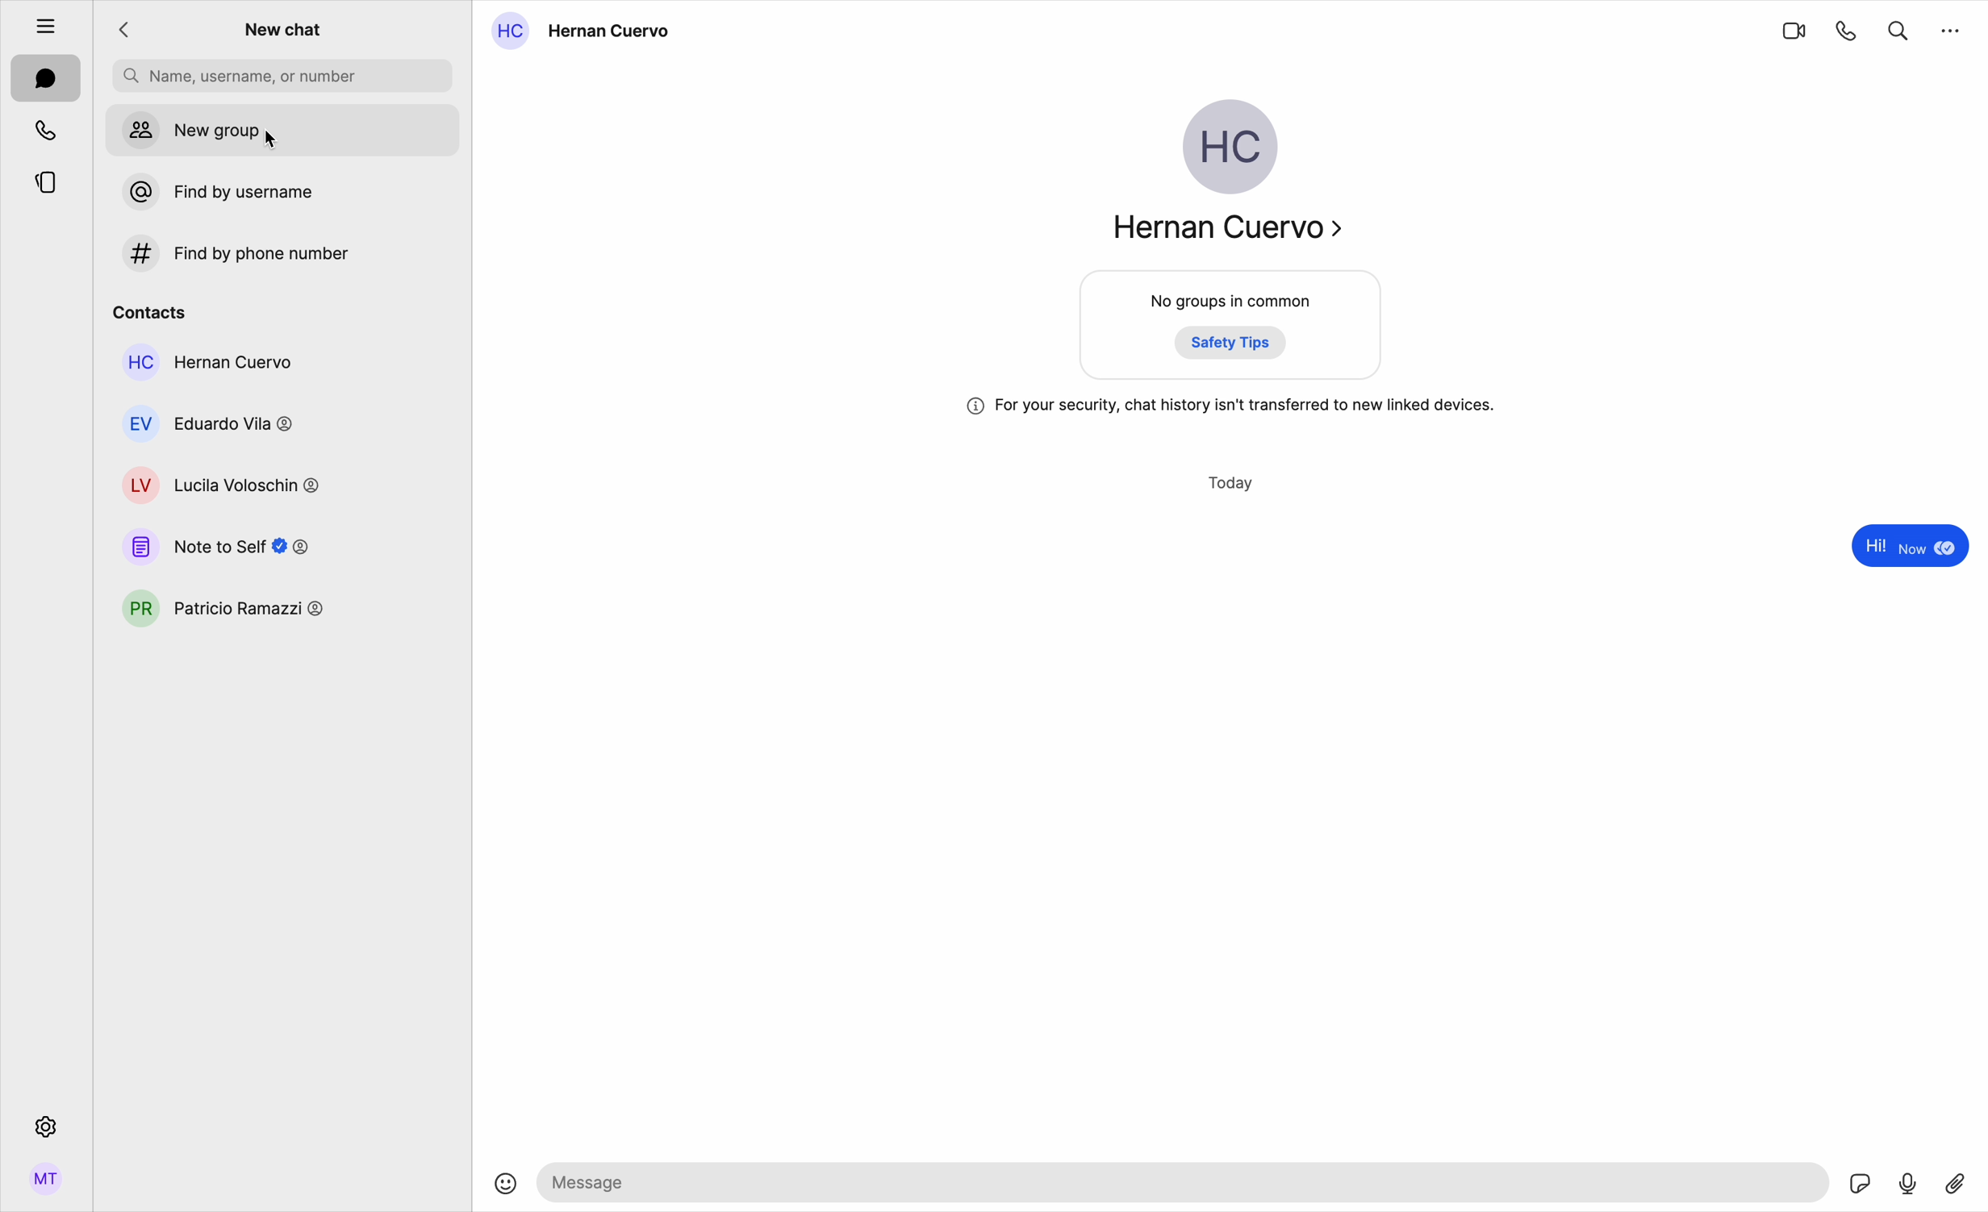 This screenshot has height=1212, width=1988. What do you see at coordinates (207, 362) in the screenshot?
I see `Hernan Cuervo` at bounding box center [207, 362].